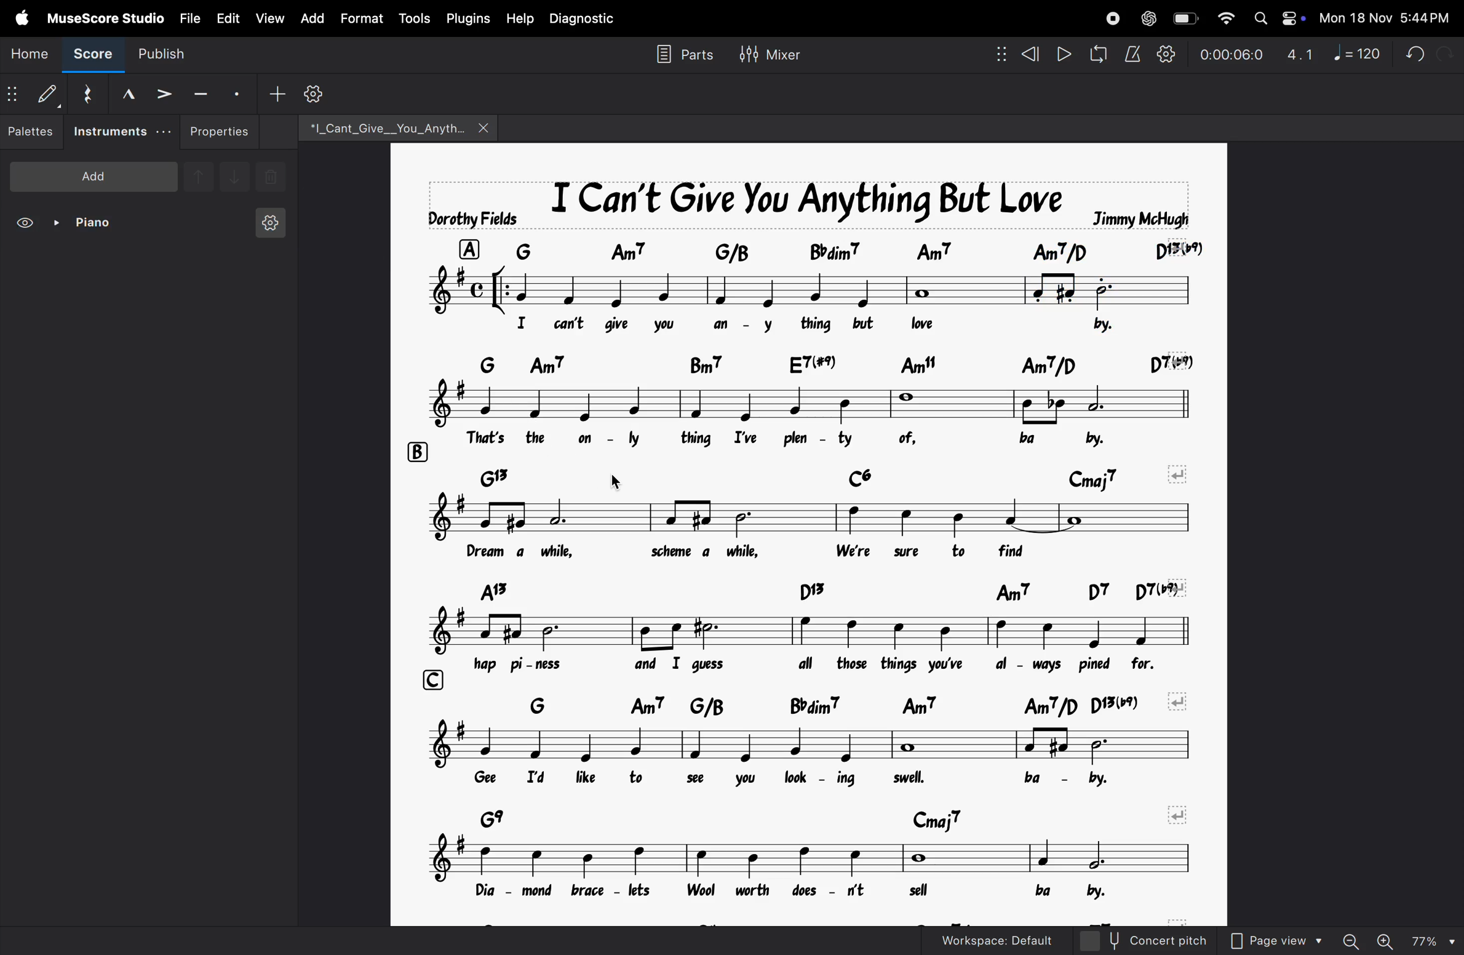  I want to click on play, so click(1064, 55).